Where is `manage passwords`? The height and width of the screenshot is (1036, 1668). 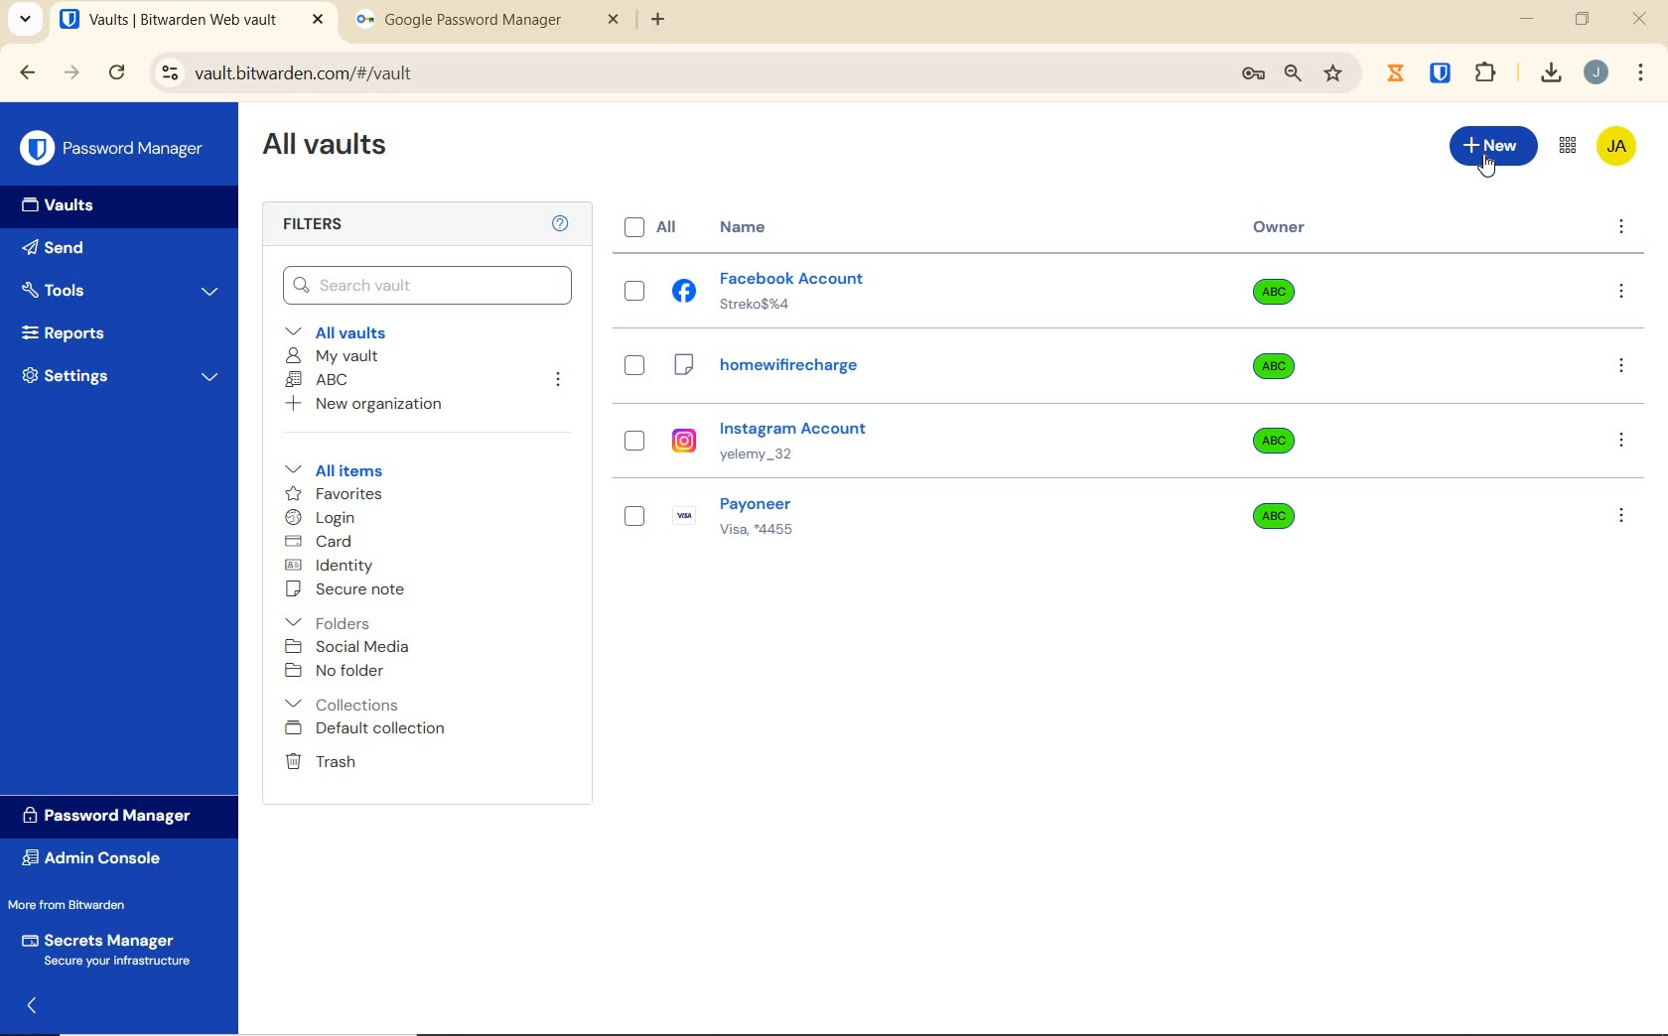 manage passwords is located at coordinates (1253, 74).